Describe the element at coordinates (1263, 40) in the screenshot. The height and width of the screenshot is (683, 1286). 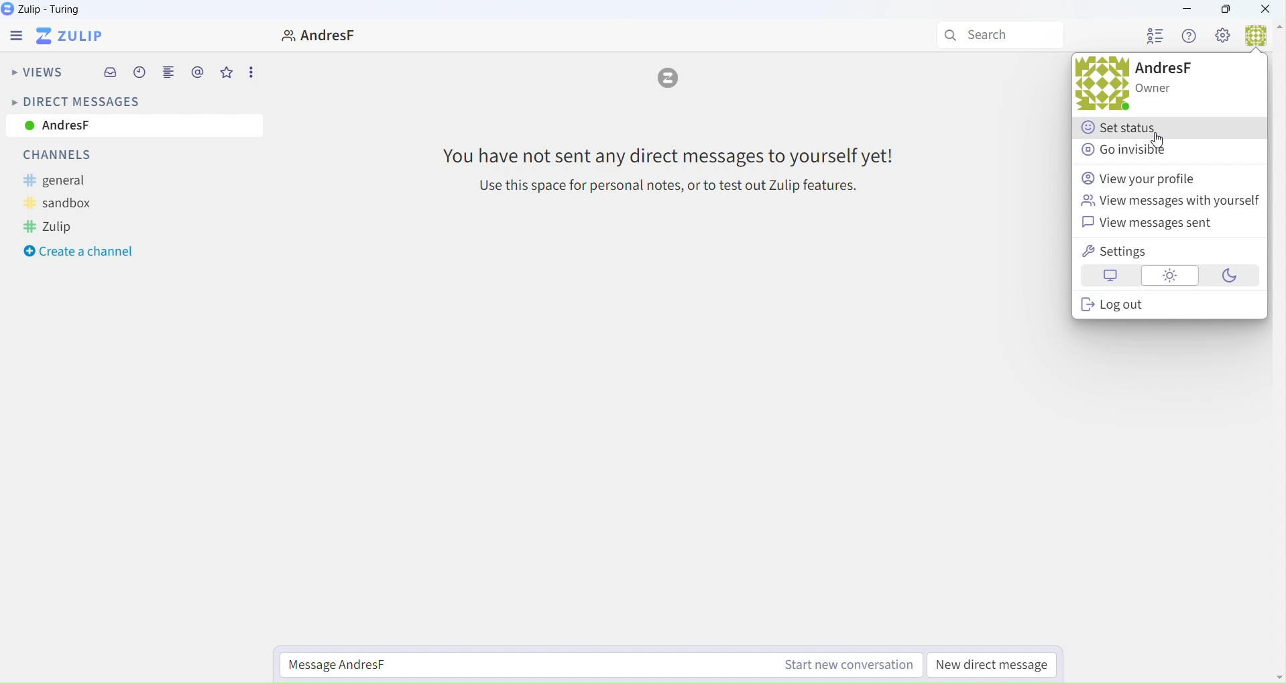
I see `User` at that location.